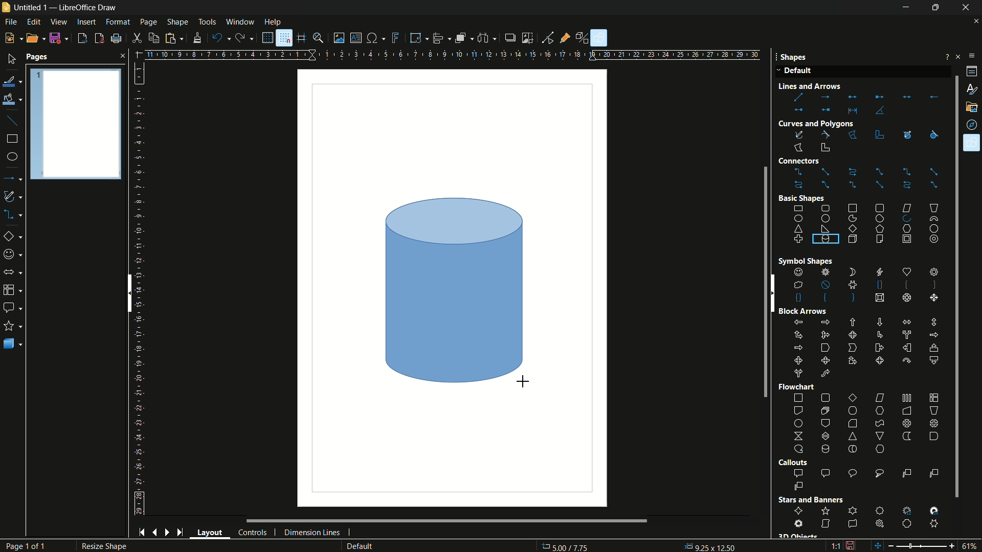 The image size is (982, 552). I want to click on next page, so click(167, 533).